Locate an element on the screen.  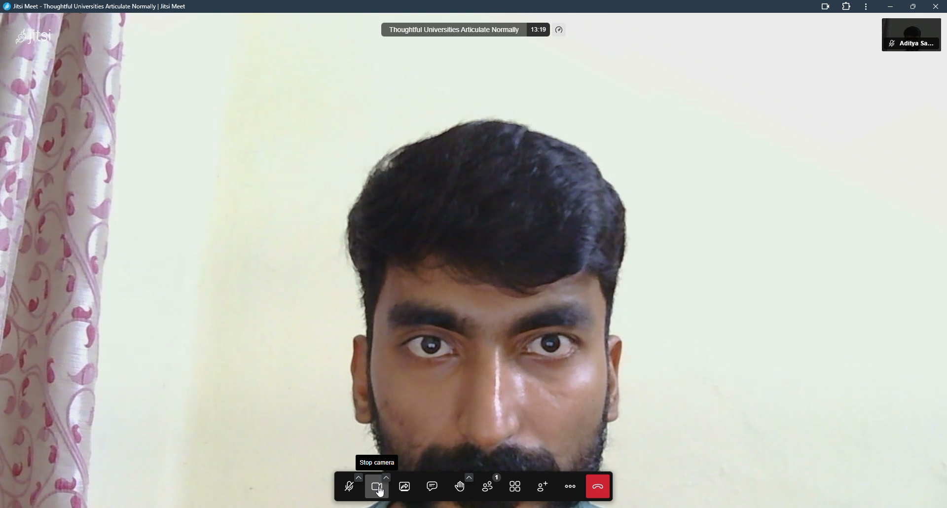
toggle title view is located at coordinates (515, 486).